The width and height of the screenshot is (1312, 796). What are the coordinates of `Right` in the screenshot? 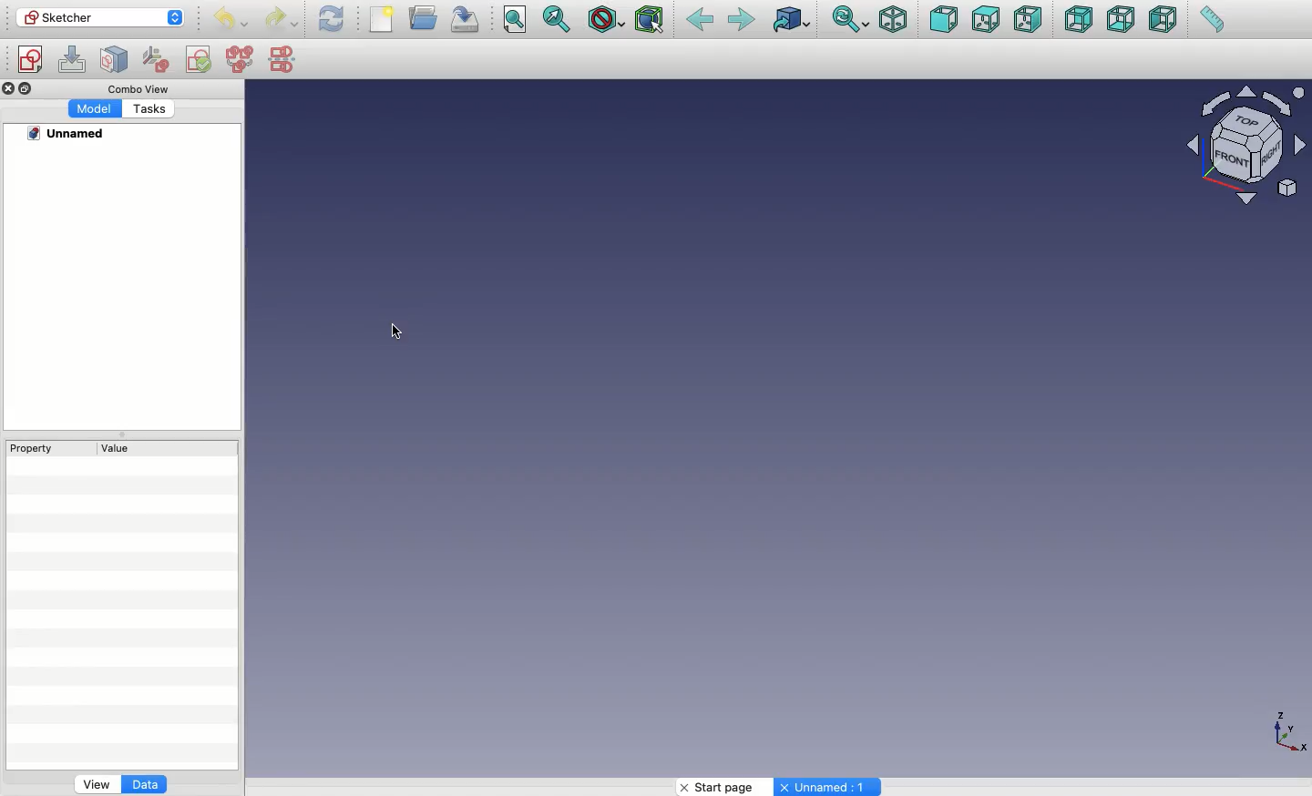 It's located at (1030, 21).